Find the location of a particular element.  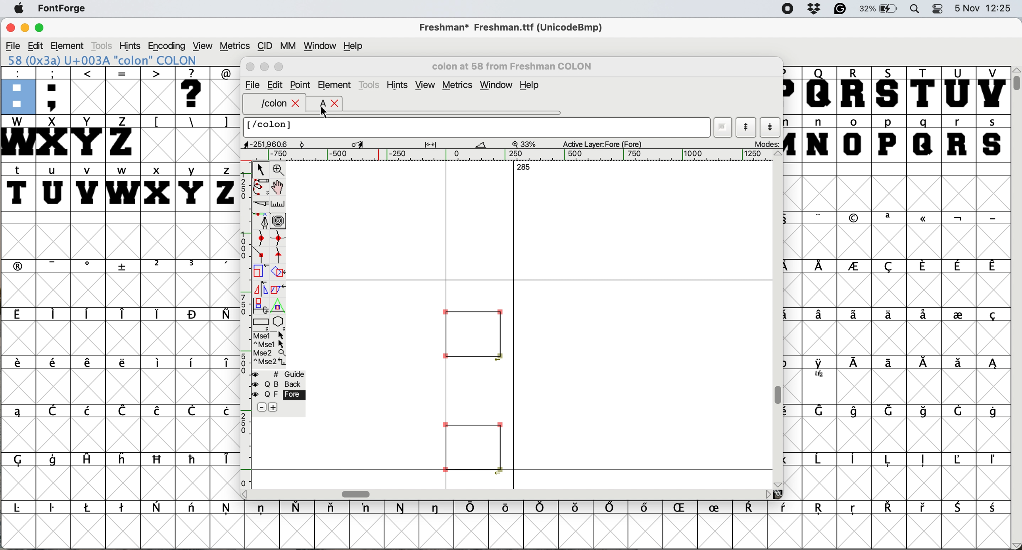

cut splines in two is located at coordinates (259, 203).